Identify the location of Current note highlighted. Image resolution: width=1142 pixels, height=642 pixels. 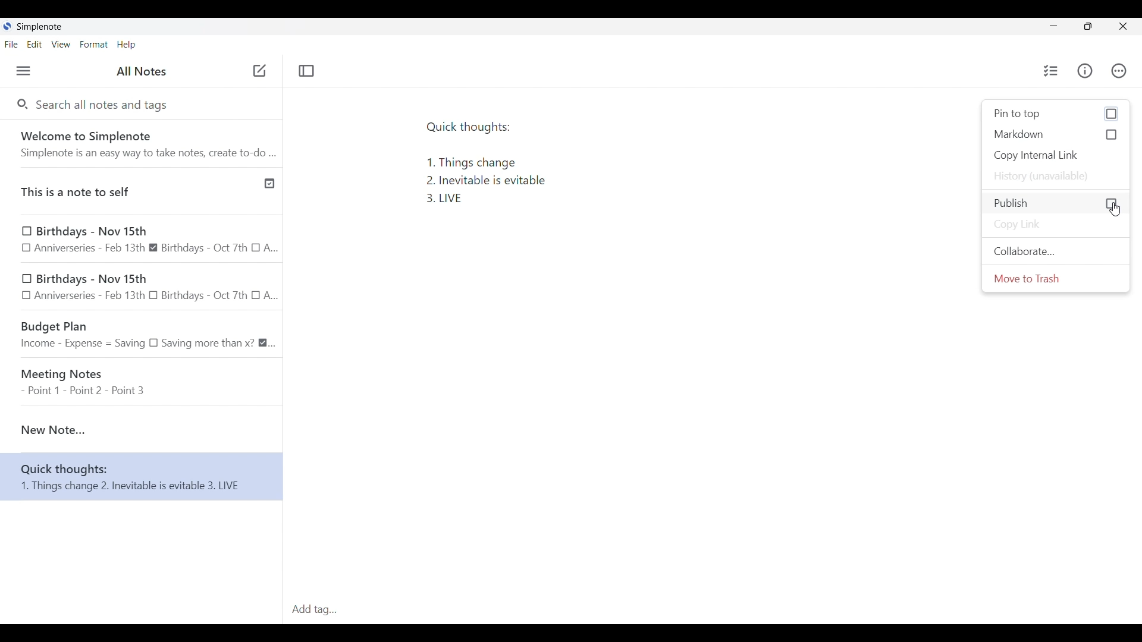
(140, 423).